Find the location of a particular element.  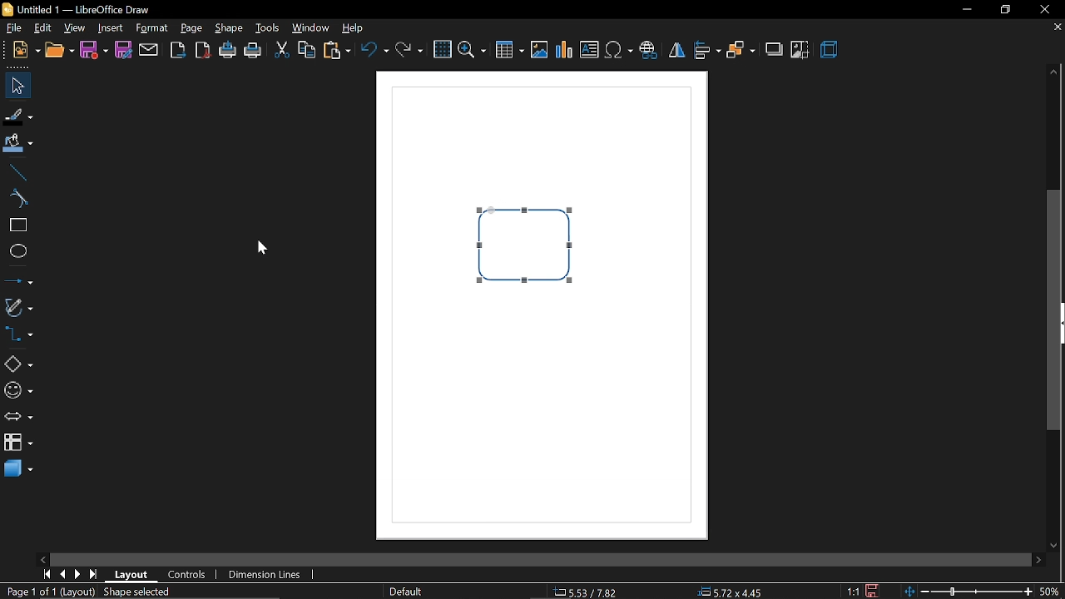

minimize is located at coordinates (965, 10).